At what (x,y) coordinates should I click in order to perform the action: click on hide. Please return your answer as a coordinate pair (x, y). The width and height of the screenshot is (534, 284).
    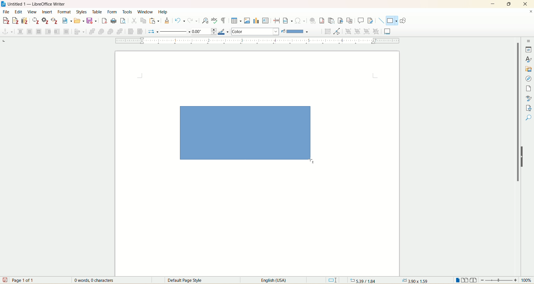
    Looking at the image, I should click on (524, 156).